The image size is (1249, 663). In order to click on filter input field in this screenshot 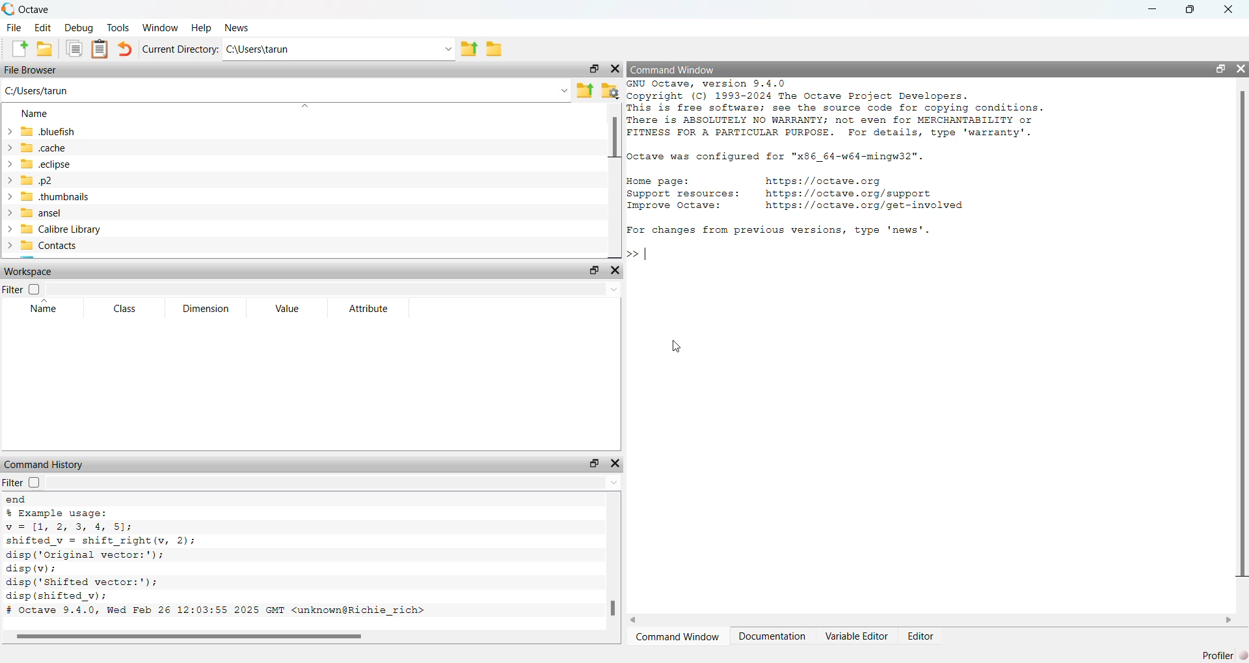, I will do `click(337, 287)`.